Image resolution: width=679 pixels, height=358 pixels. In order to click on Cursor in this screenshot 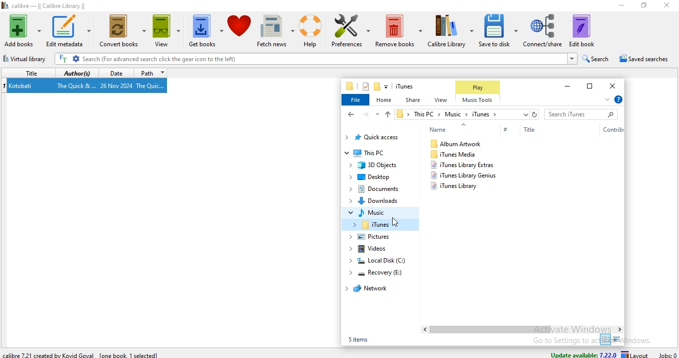, I will do `click(394, 223)`.